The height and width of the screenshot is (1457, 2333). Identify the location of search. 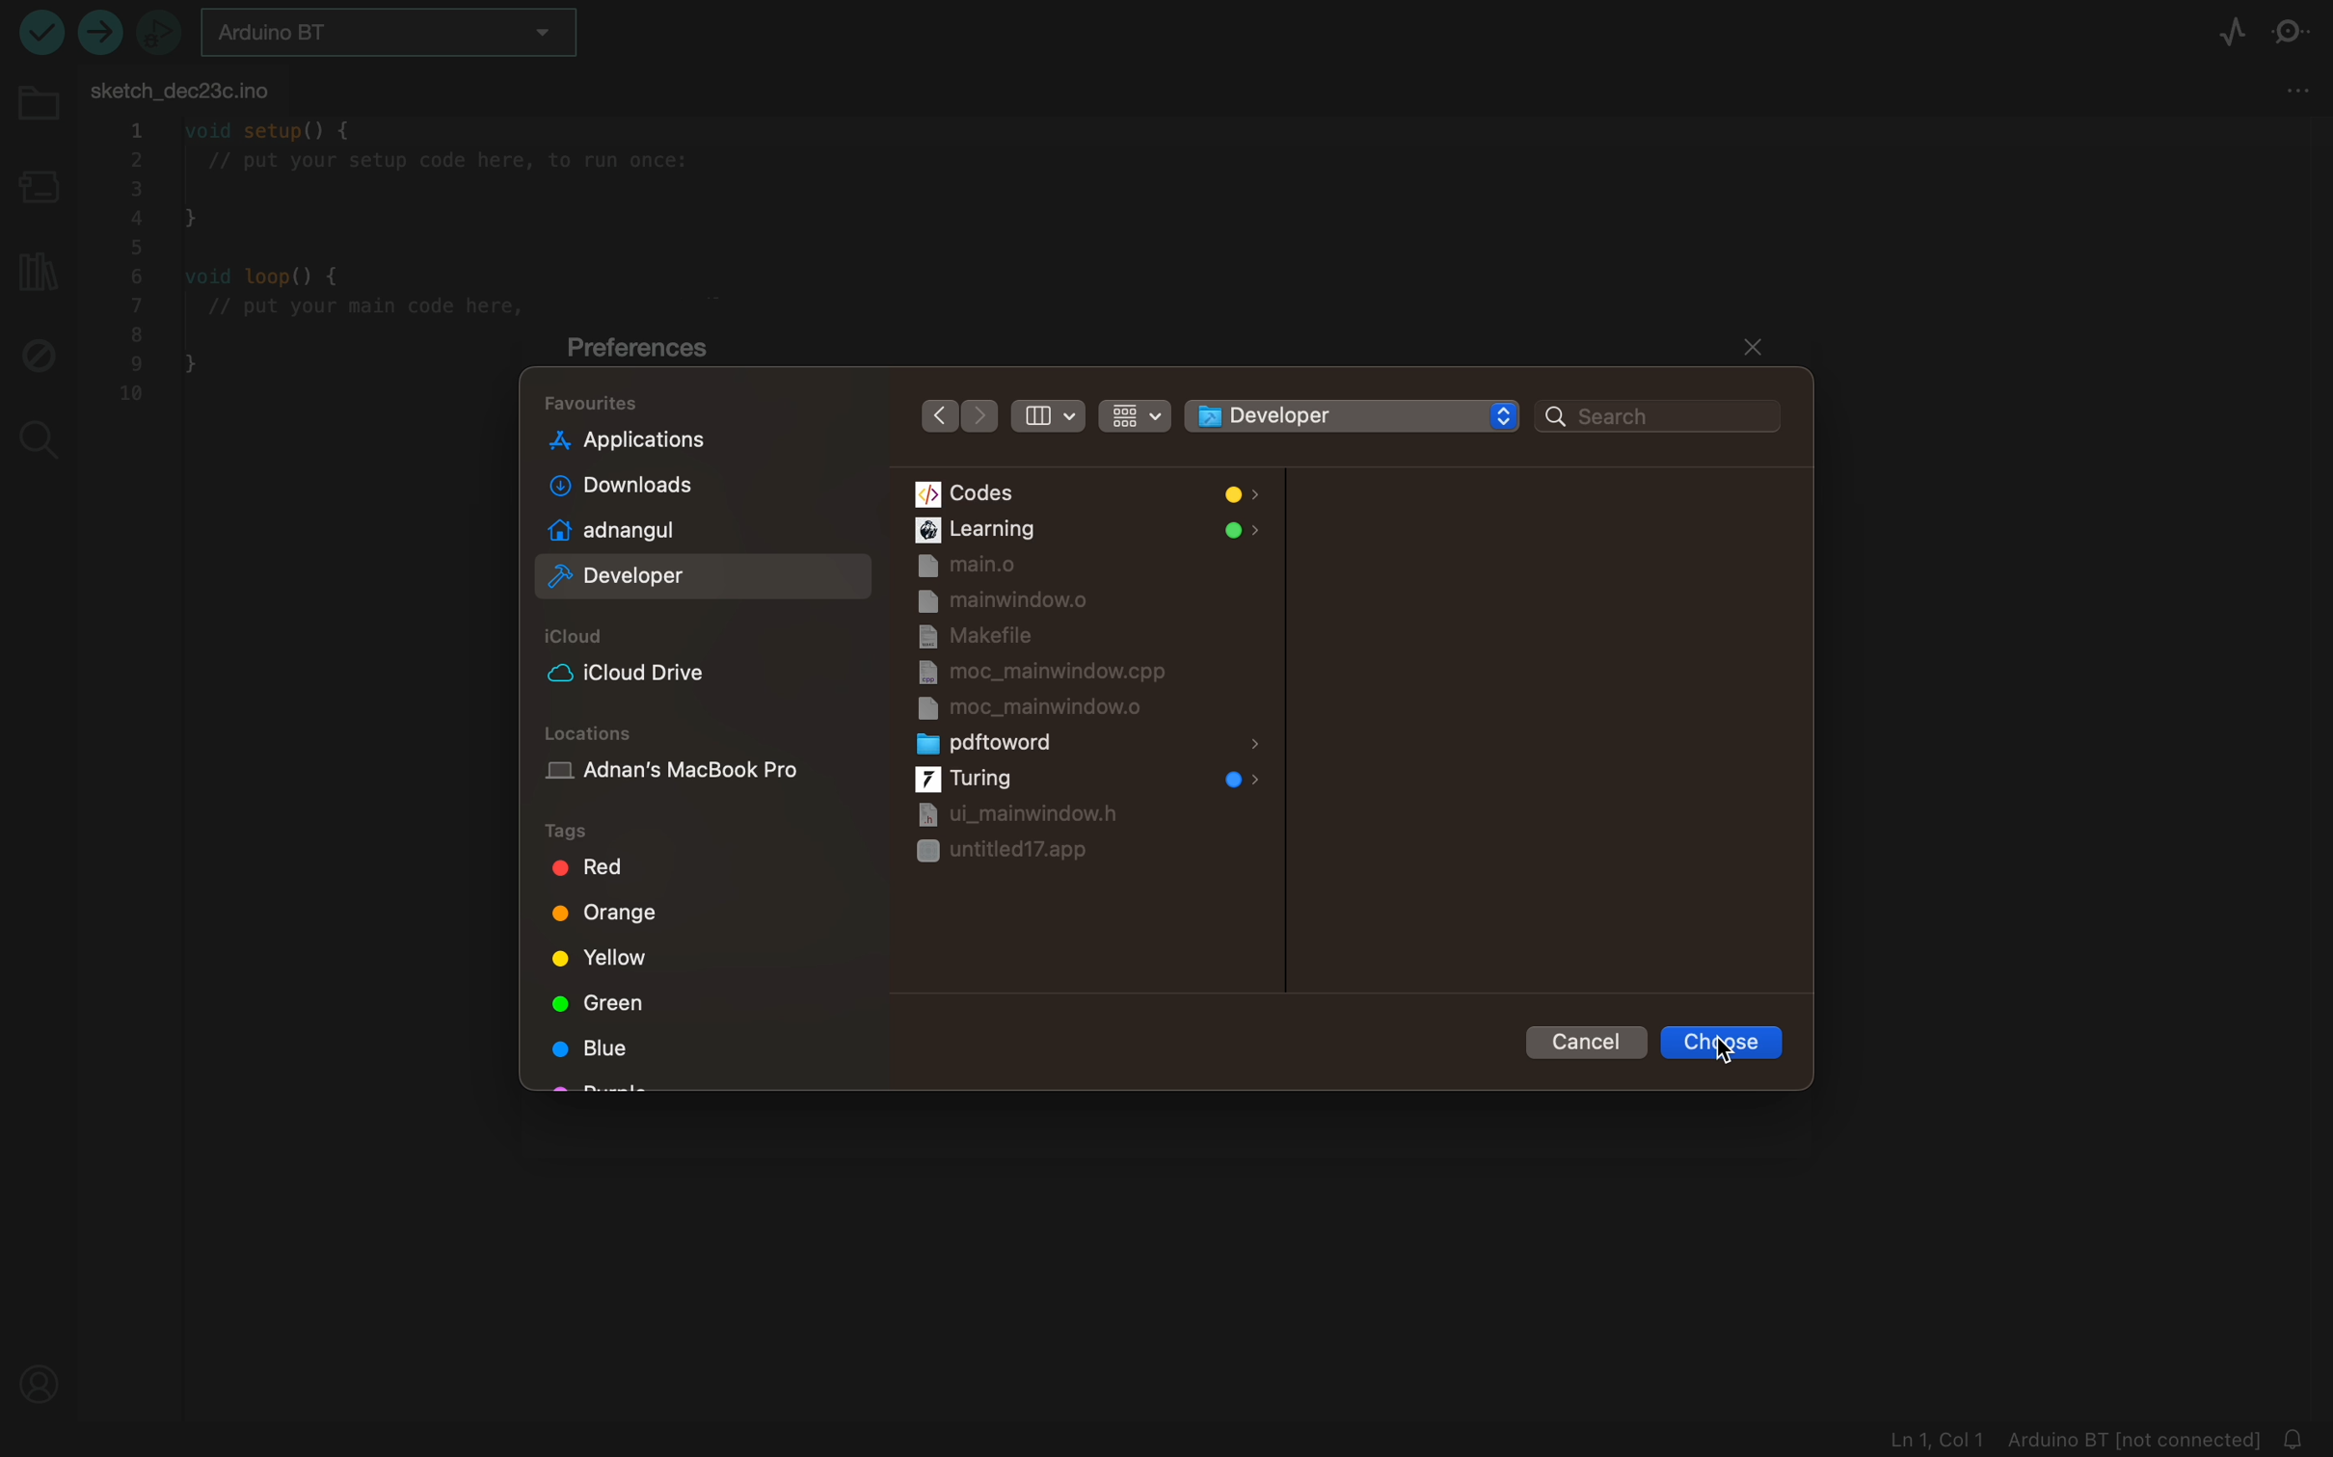
(40, 439).